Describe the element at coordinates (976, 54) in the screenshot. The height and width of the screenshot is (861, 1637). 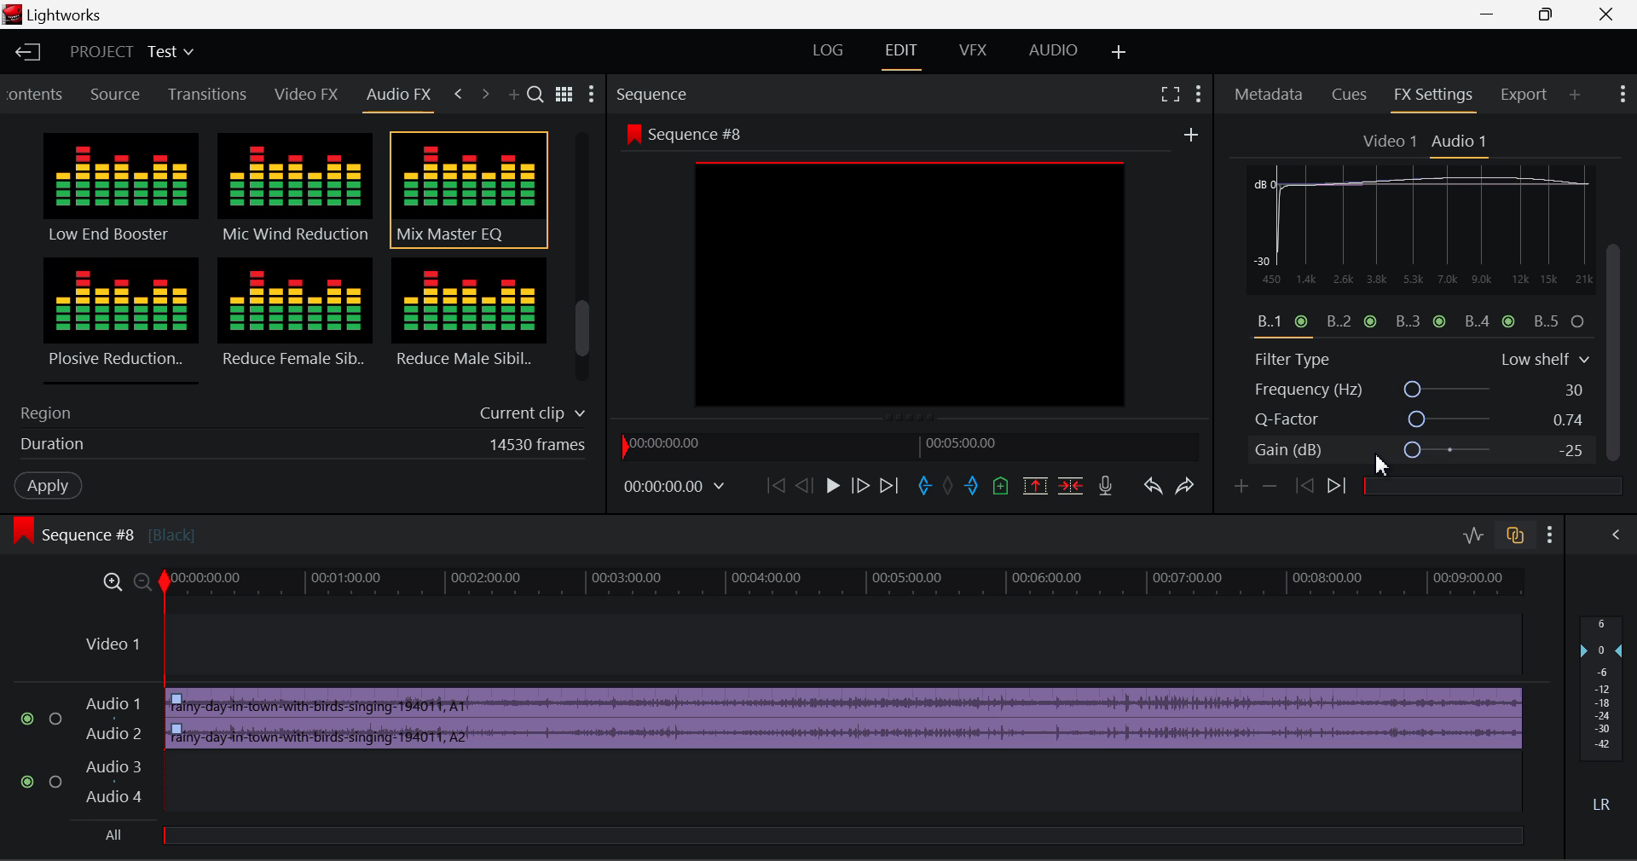
I see `VFX Layout` at that location.